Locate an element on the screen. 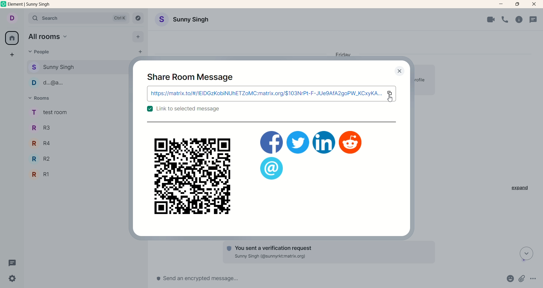 The image size is (543, 288). people is located at coordinates (61, 84).